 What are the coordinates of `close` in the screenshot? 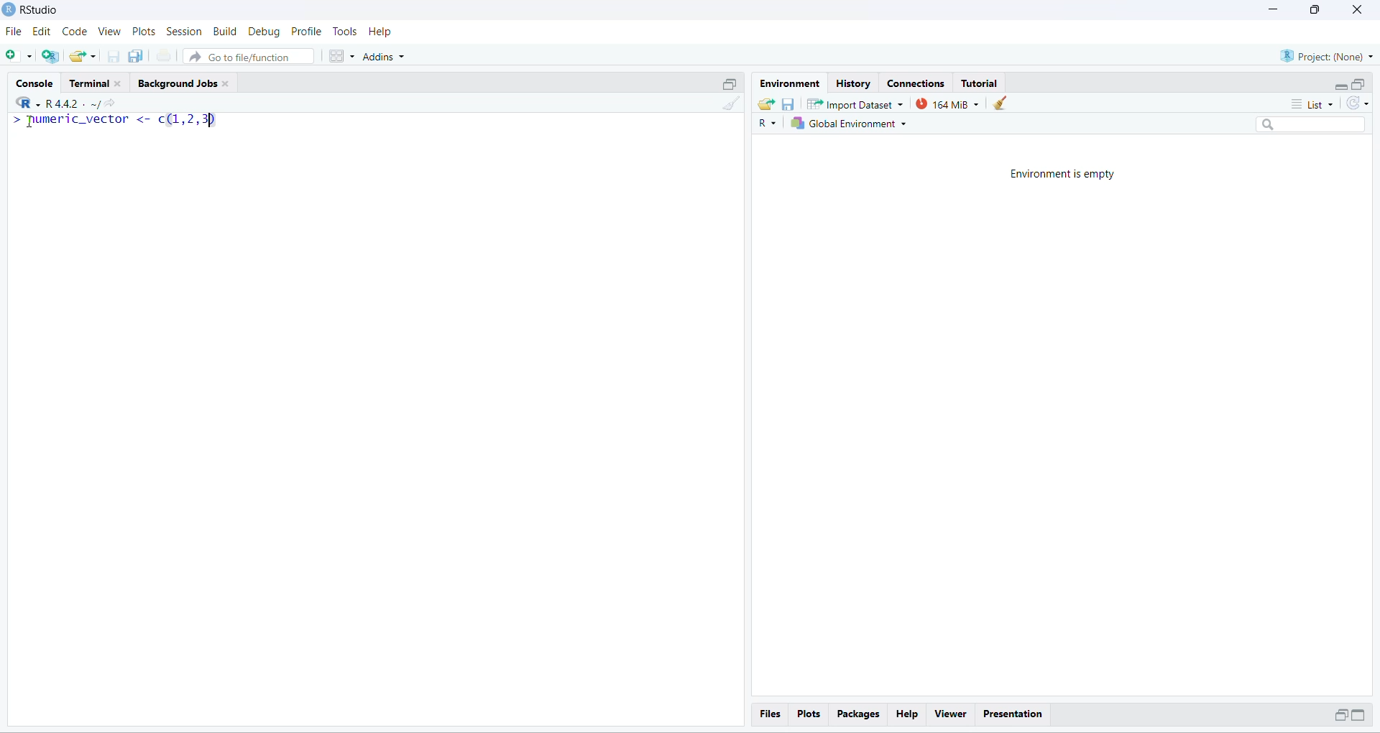 It's located at (1356, 9).